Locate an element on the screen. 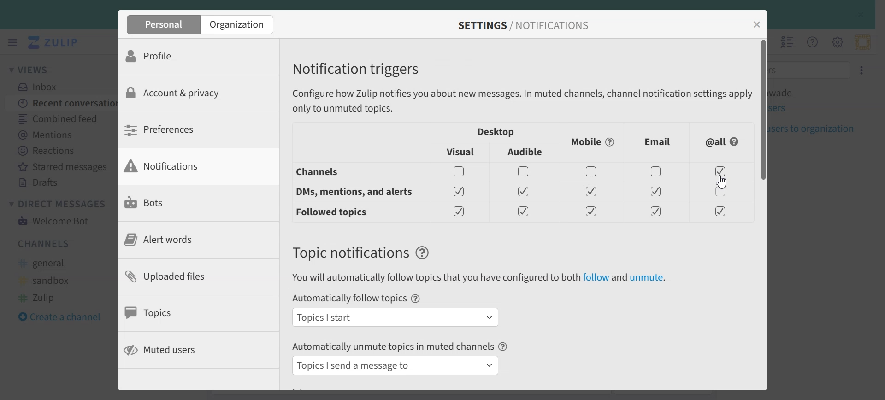 This screenshot has width=885, height=400. Help is located at coordinates (503, 347).